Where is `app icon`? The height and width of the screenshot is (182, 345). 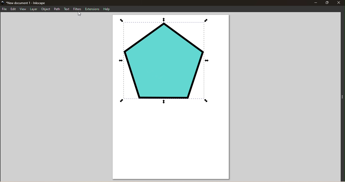
app icon is located at coordinates (3, 3).